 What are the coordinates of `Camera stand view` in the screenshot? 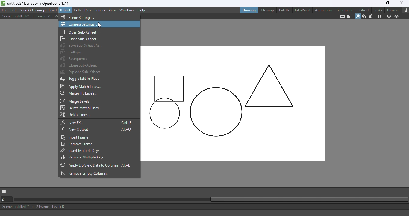 It's located at (357, 16).